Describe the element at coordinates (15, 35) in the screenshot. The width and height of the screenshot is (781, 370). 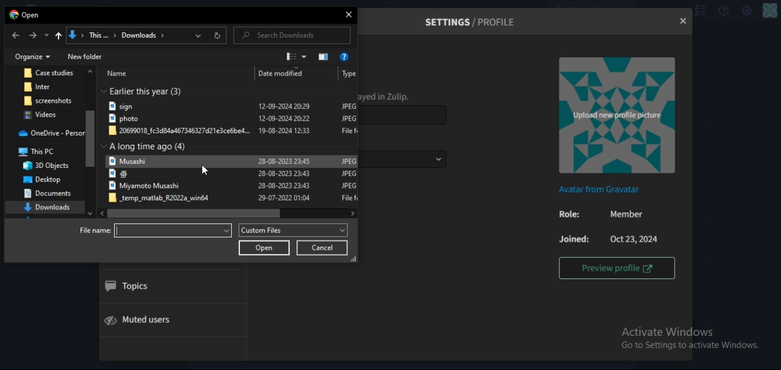
I see `back` at that location.